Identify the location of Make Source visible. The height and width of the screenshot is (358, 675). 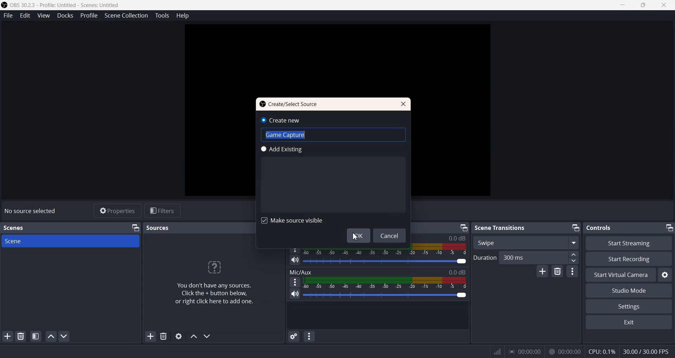
(292, 220).